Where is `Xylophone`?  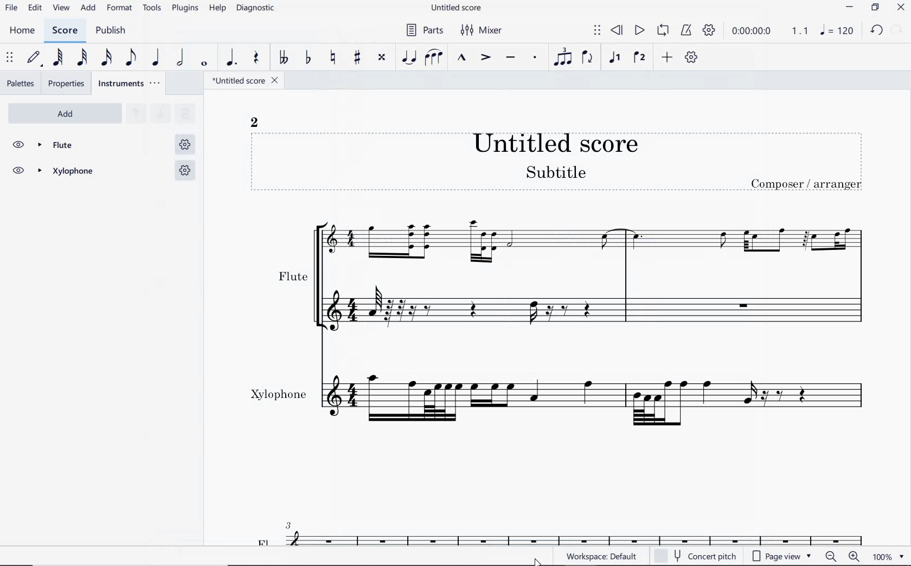 Xylophone is located at coordinates (565, 389).